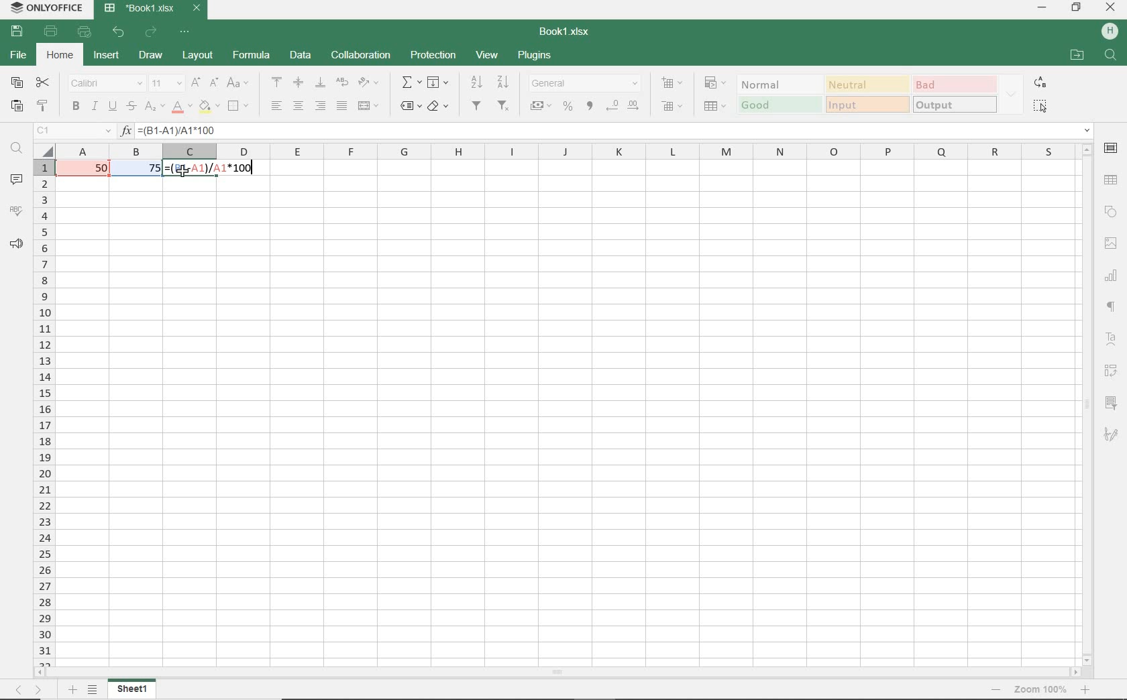  What do you see at coordinates (1110, 241) in the screenshot?
I see `image` at bounding box center [1110, 241].